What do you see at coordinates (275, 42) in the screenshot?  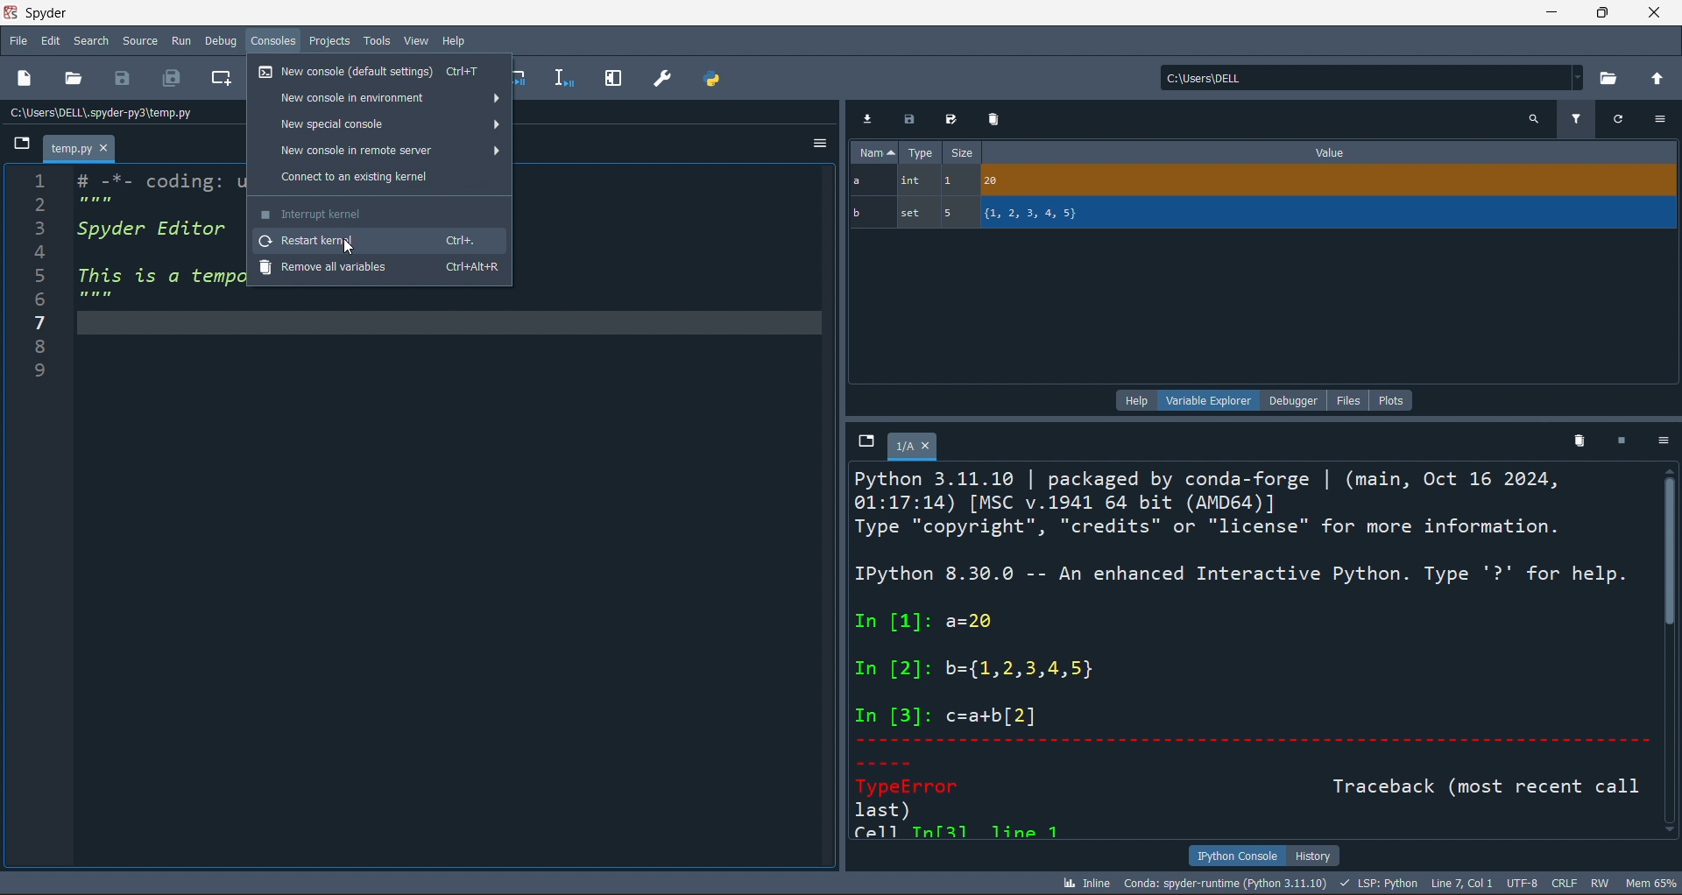 I see `Consoles` at bounding box center [275, 42].